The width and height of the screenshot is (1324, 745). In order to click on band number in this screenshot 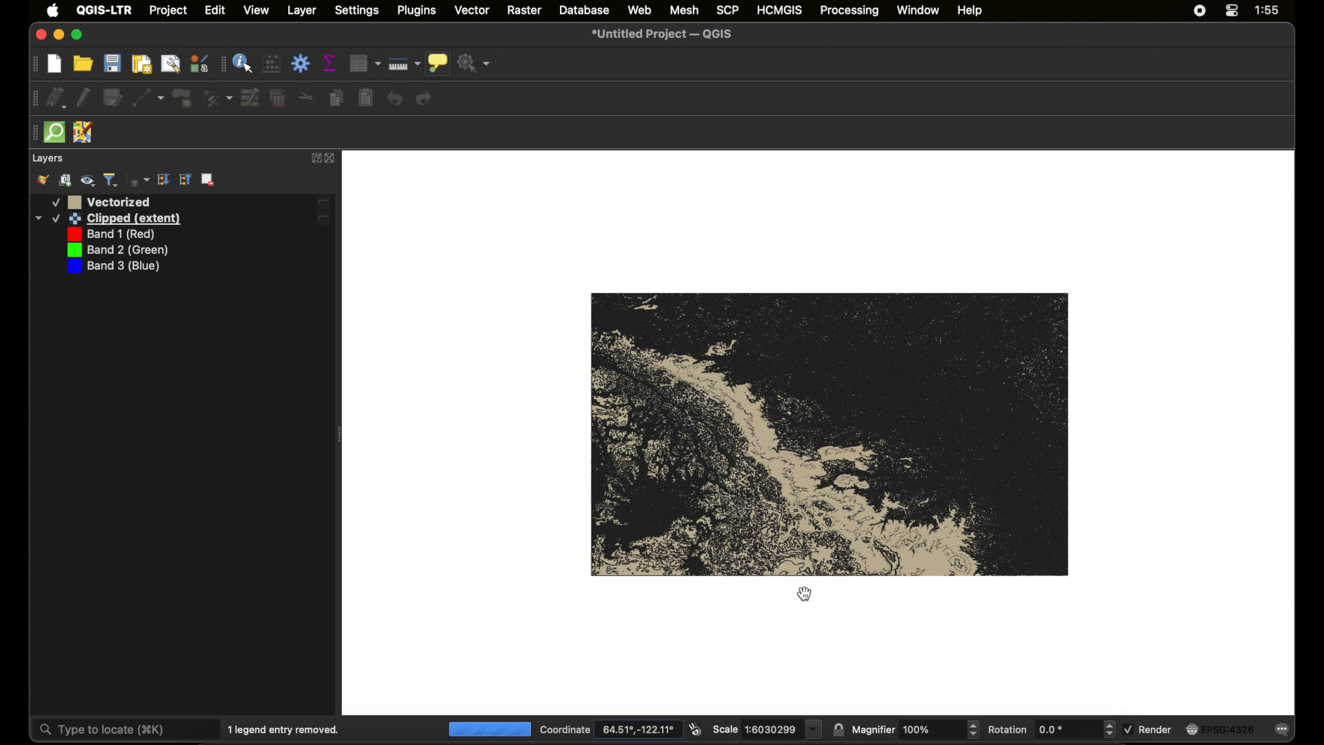, I will do `click(108, 270)`.